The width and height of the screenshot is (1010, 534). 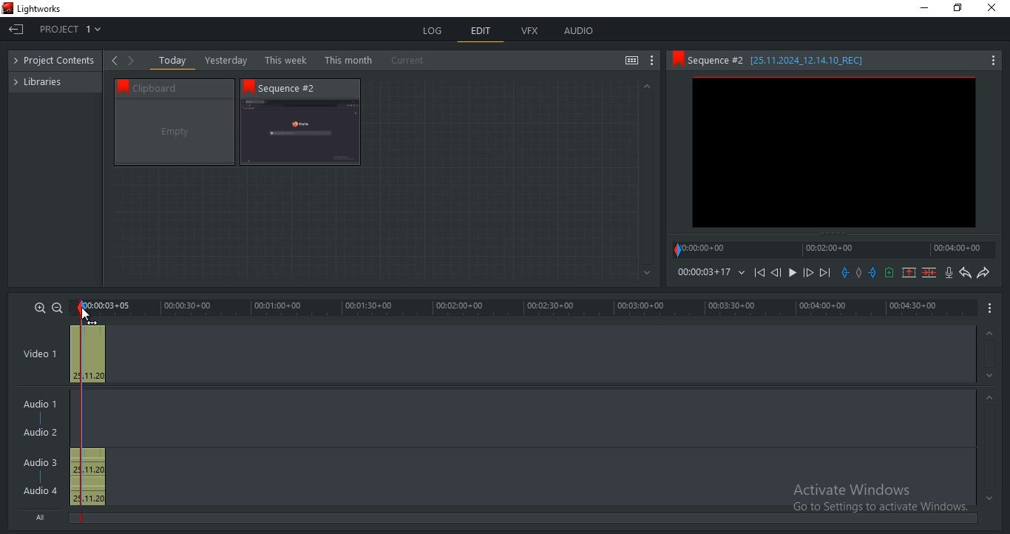 I want to click on timeline, so click(x=834, y=249).